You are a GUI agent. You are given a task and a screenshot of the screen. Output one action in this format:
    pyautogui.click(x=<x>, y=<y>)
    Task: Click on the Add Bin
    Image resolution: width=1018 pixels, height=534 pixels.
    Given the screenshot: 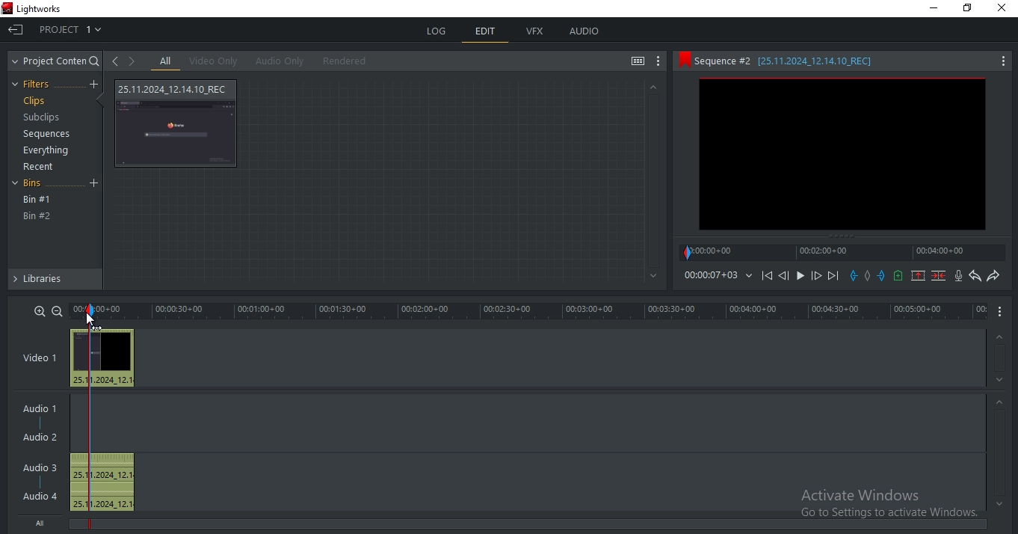 What is the action you would take?
    pyautogui.click(x=96, y=184)
    